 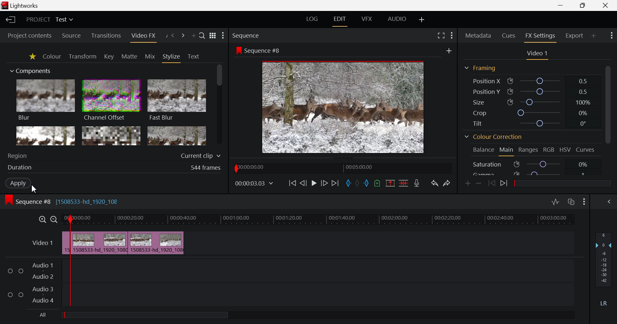 I want to click on Cues, so click(x=509, y=36).